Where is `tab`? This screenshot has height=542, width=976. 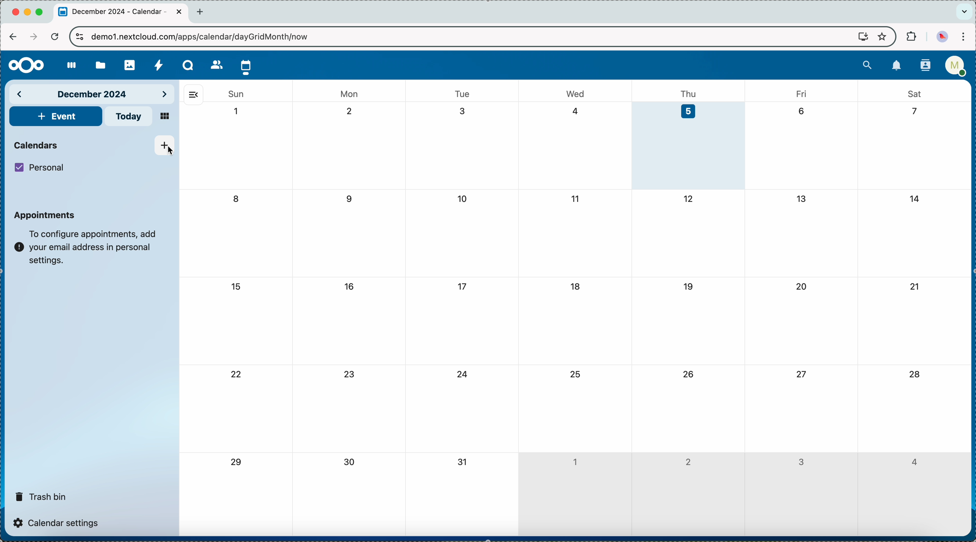 tab is located at coordinates (121, 12).